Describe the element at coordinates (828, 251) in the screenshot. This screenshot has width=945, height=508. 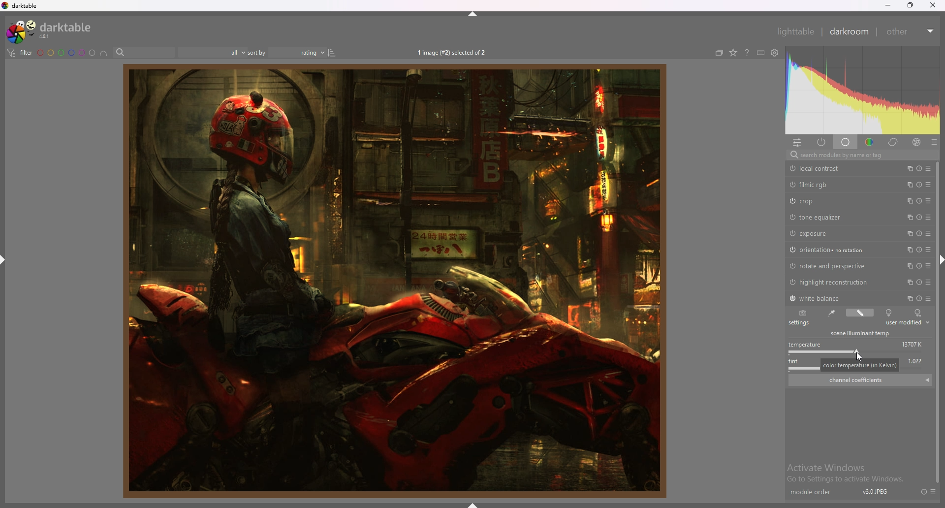
I see `orientation` at that location.